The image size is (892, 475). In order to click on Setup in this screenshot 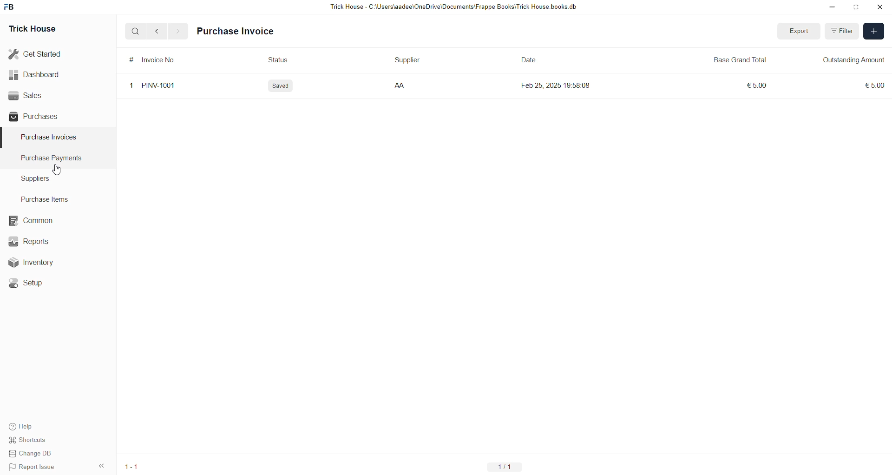, I will do `click(25, 282)`.